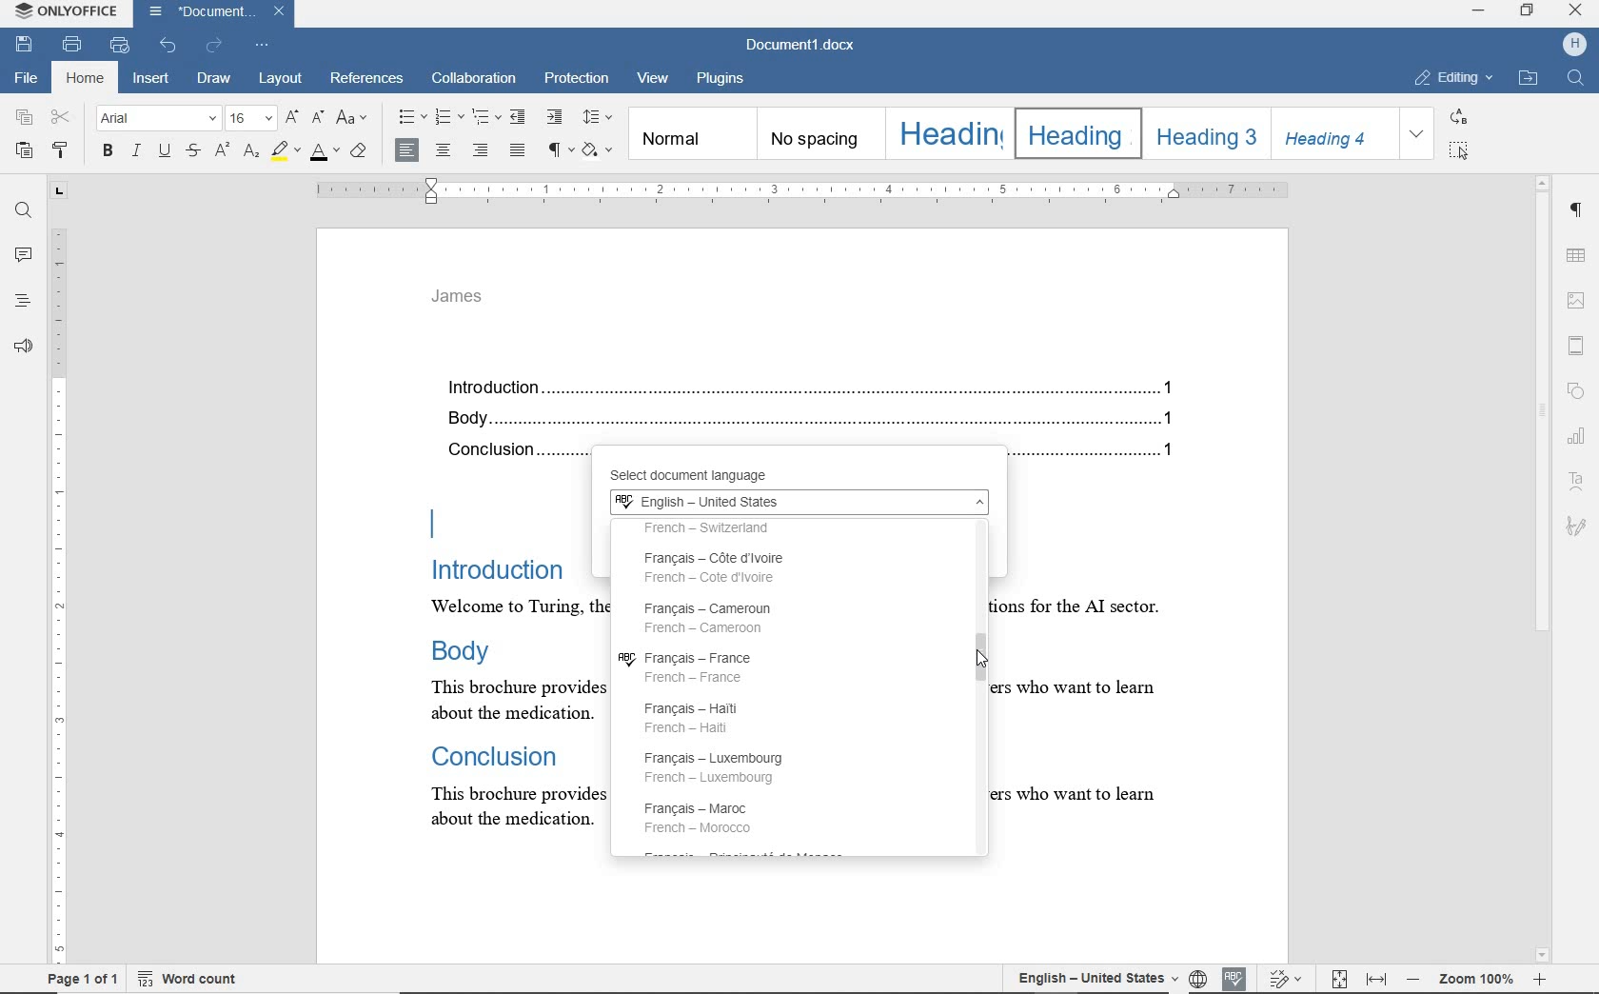 This screenshot has height=994, width=1599. What do you see at coordinates (1581, 433) in the screenshot?
I see `charts` at bounding box center [1581, 433].